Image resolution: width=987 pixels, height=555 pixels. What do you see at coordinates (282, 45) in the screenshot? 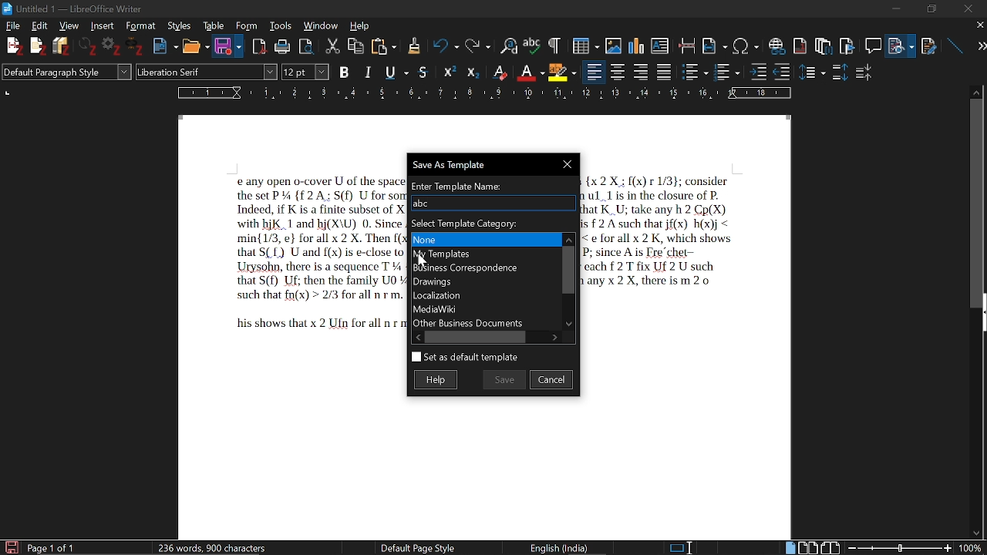
I see `print` at bounding box center [282, 45].